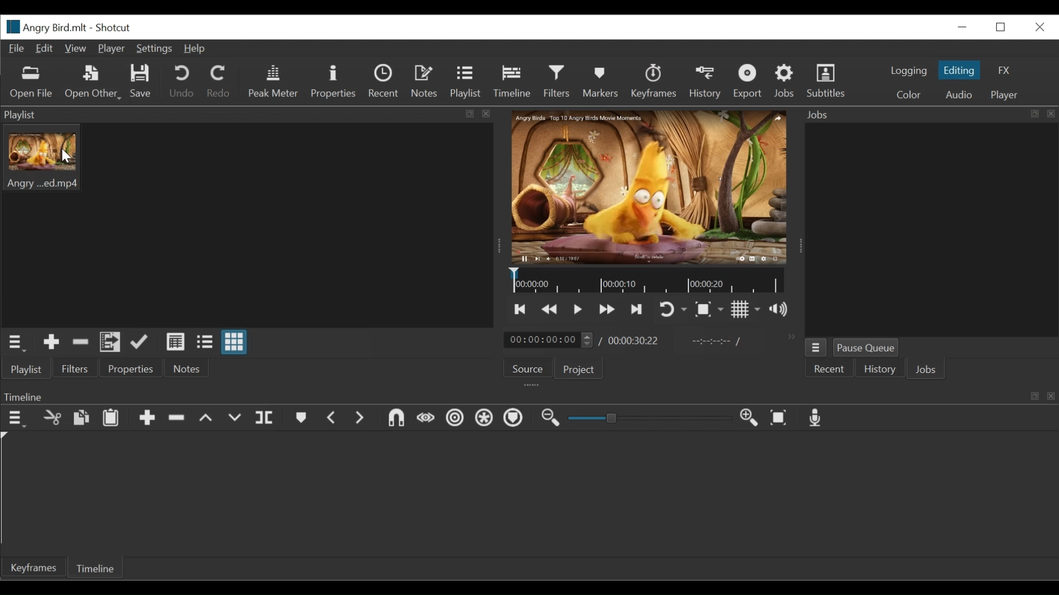  I want to click on Open Other File, so click(91, 82).